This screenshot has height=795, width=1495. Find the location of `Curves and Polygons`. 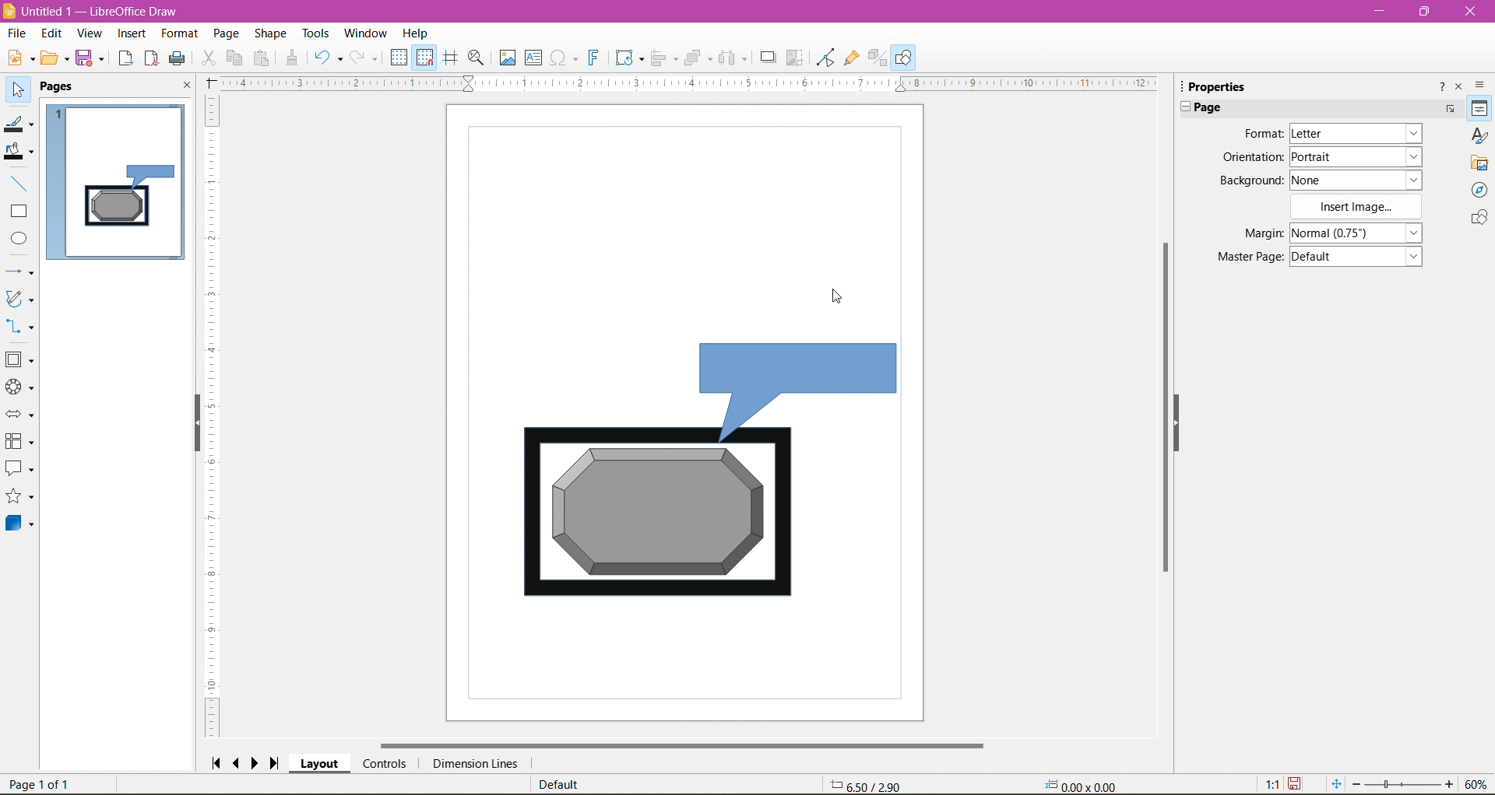

Curves and Polygons is located at coordinates (19, 299).